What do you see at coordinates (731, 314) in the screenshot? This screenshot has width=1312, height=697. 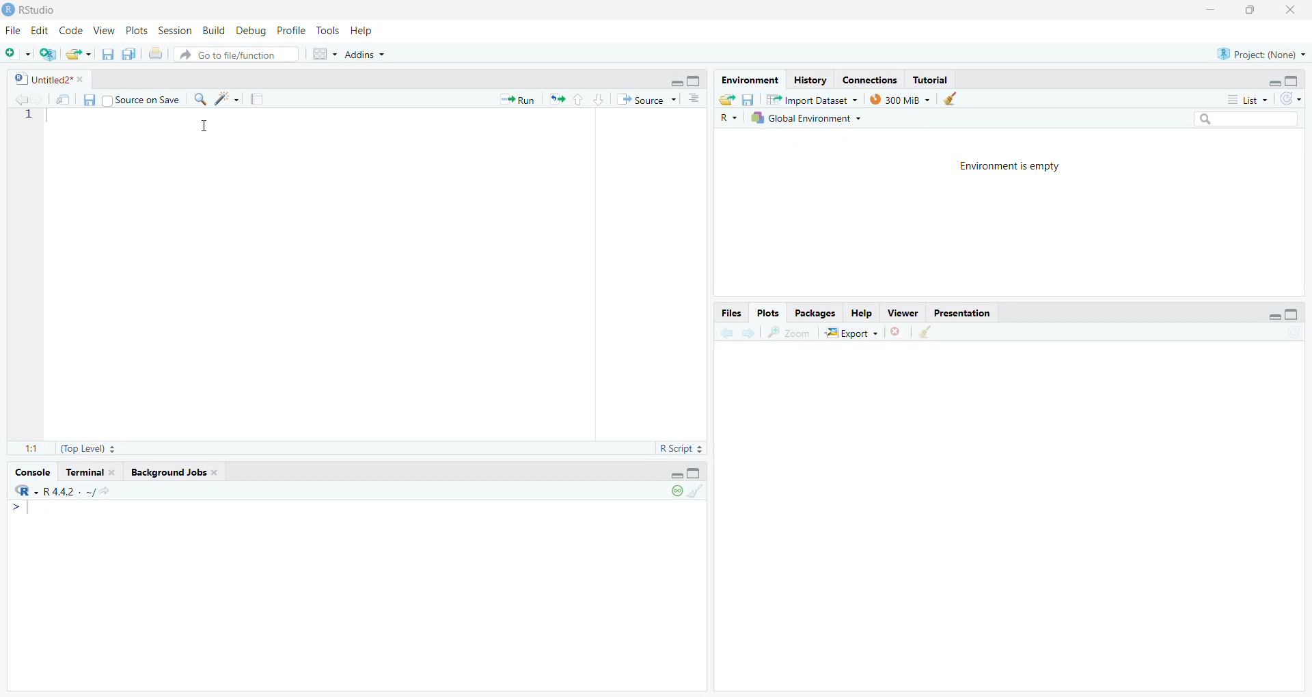 I see `Files` at bounding box center [731, 314].